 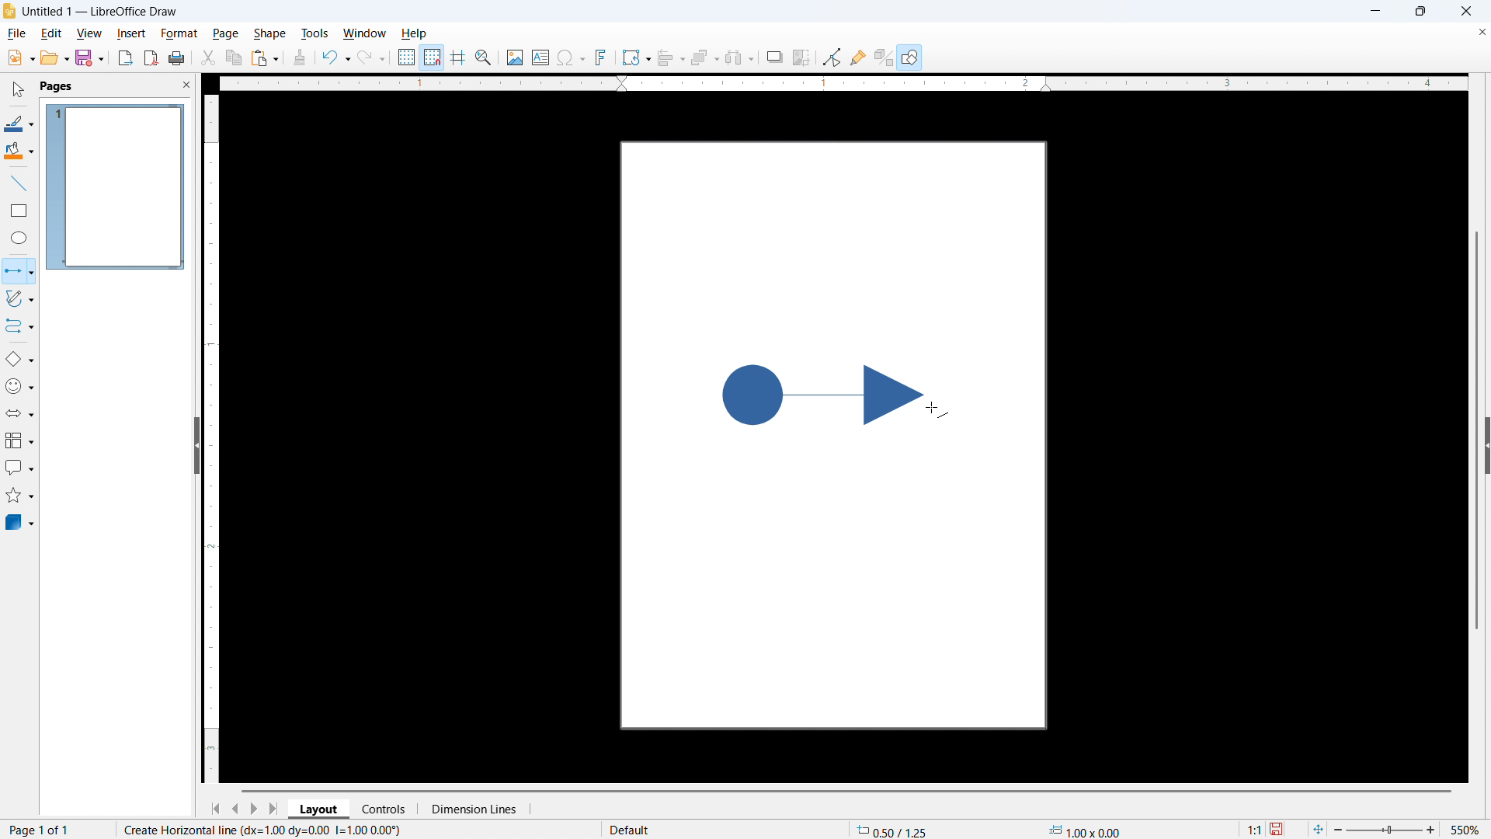 What do you see at coordinates (407, 57) in the screenshot?
I see `Use grid ` at bounding box center [407, 57].